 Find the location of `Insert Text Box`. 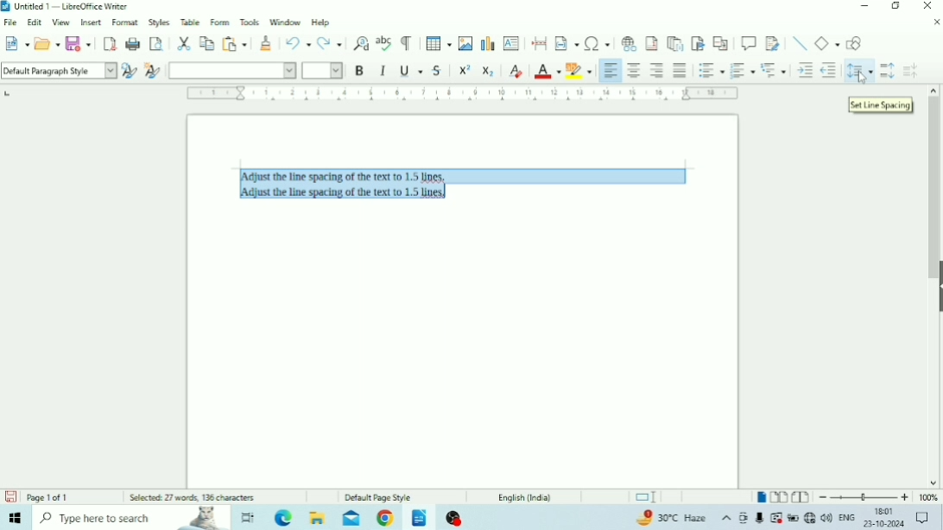

Insert Text Box is located at coordinates (512, 43).